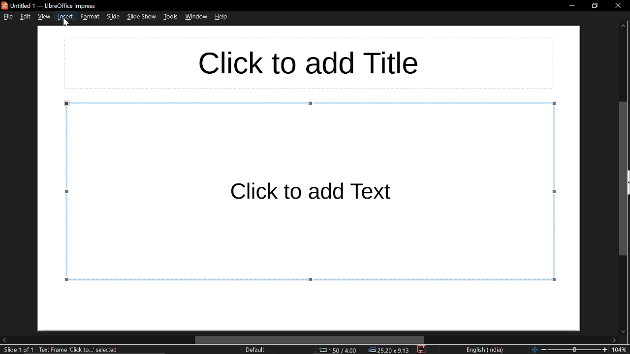 Image resolution: width=630 pixels, height=354 pixels. I want to click on close, so click(616, 7).